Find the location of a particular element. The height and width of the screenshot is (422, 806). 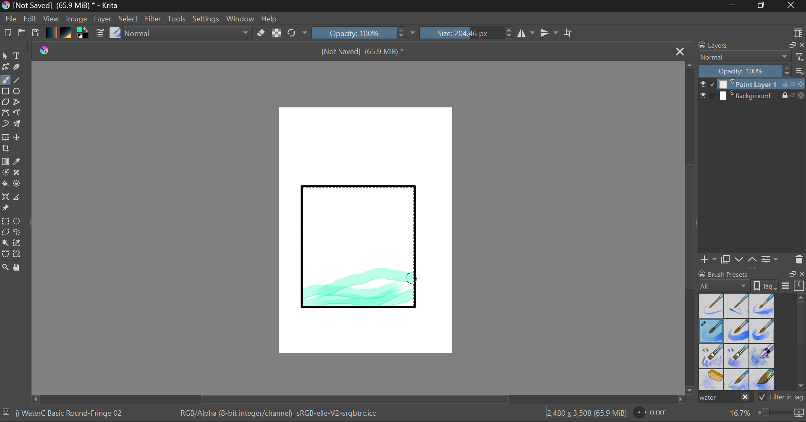

Water C - Wet is located at coordinates (738, 306).